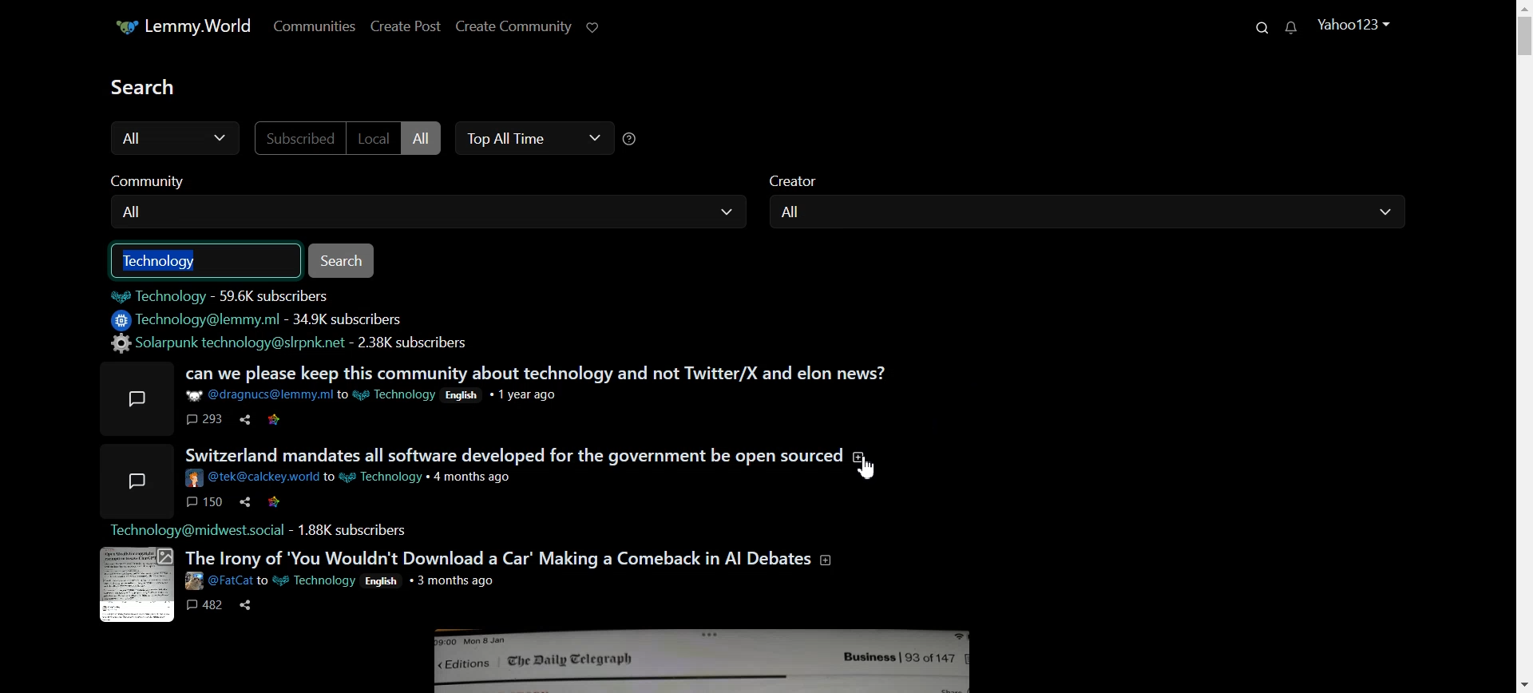 This screenshot has width=1533, height=693. I want to click on 150 comments, so click(203, 501).